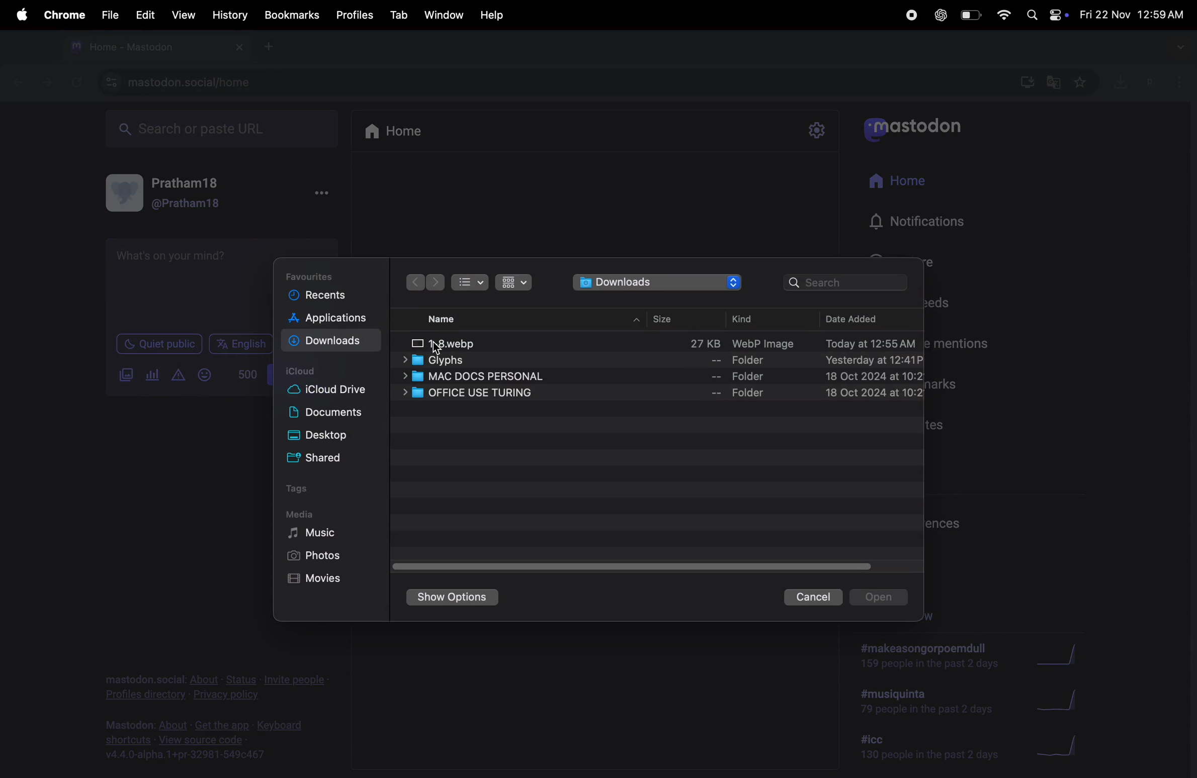  I want to click on downloads, so click(331, 342).